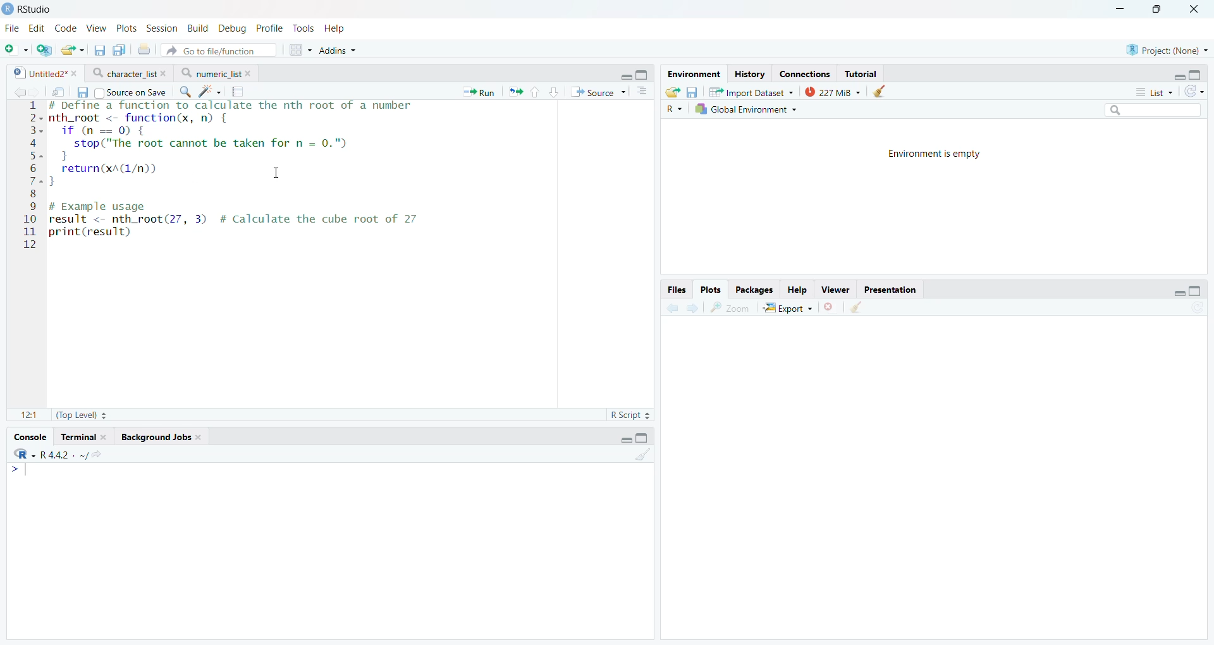  Describe the element at coordinates (1121, 8) in the screenshot. I see `Minimize` at that location.